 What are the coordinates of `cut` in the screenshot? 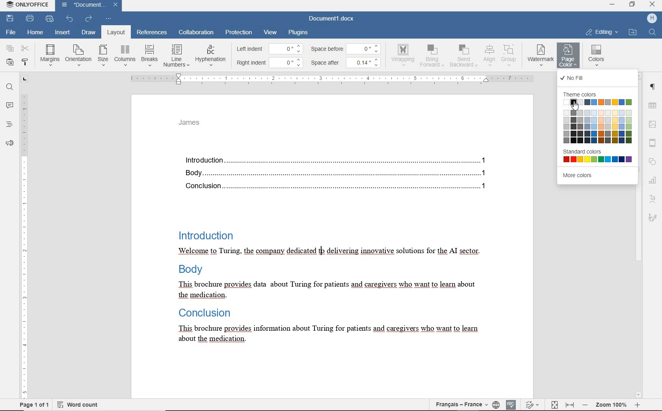 It's located at (26, 48).